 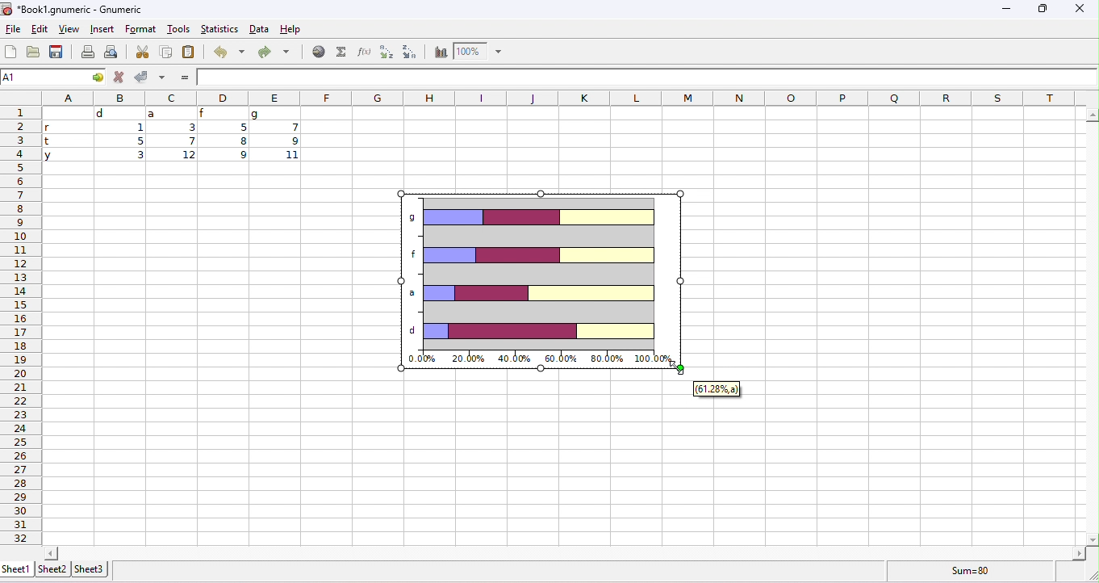 What do you see at coordinates (967, 571) in the screenshot?
I see `formula` at bounding box center [967, 571].